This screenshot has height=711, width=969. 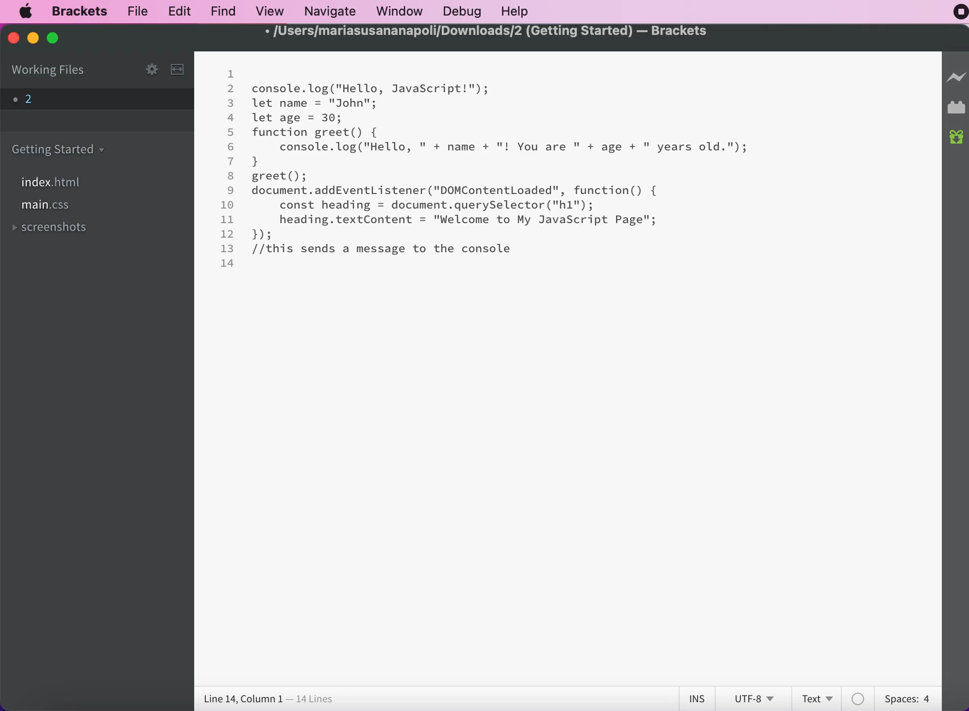 What do you see at coordinates (231, 132) in the screenshot?
I see `5` at bounding box center [231, 132].